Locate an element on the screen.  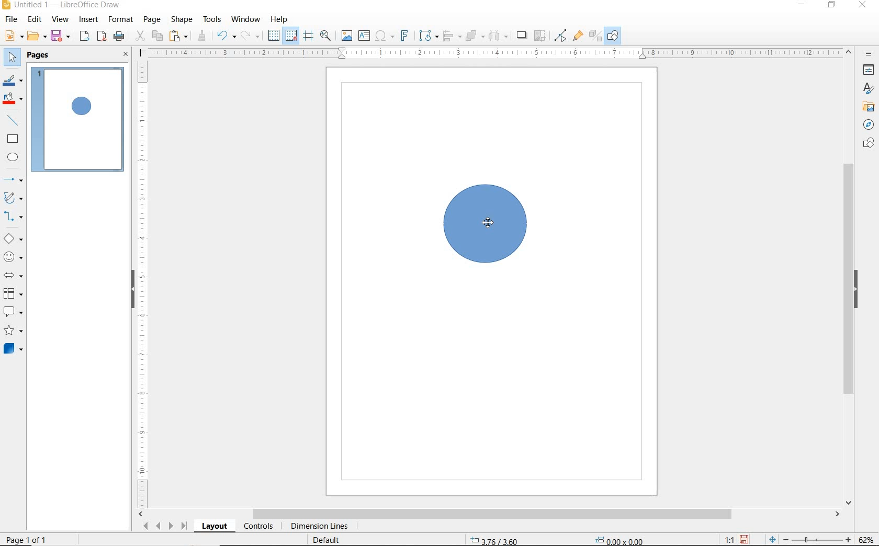
Last page is located at coordinates (184, 527).